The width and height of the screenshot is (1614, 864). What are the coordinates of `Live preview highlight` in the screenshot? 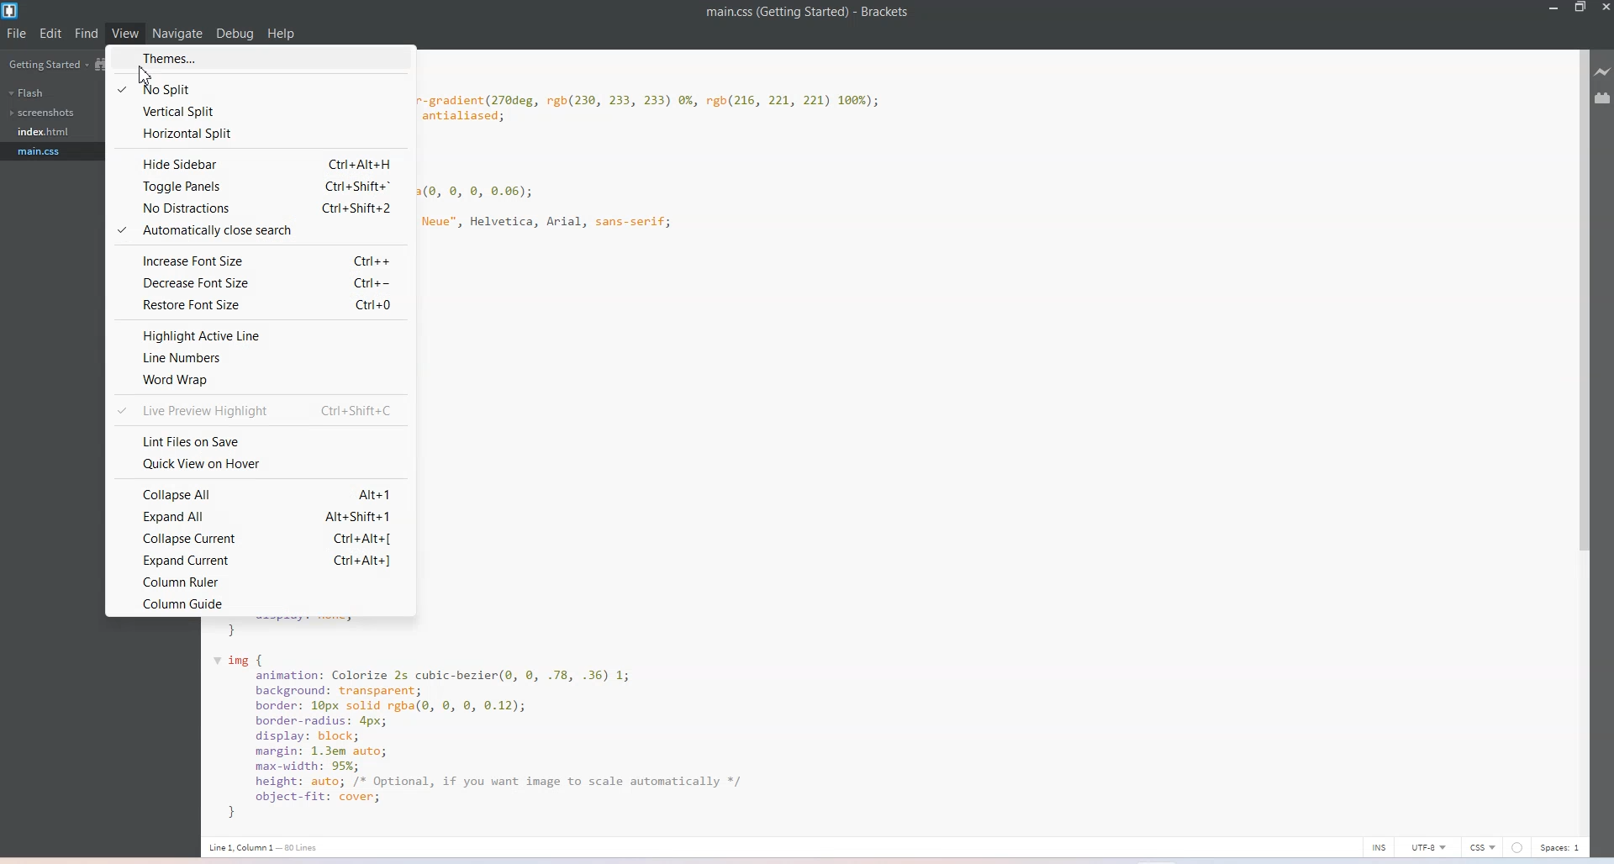 It's located at (260, 408).